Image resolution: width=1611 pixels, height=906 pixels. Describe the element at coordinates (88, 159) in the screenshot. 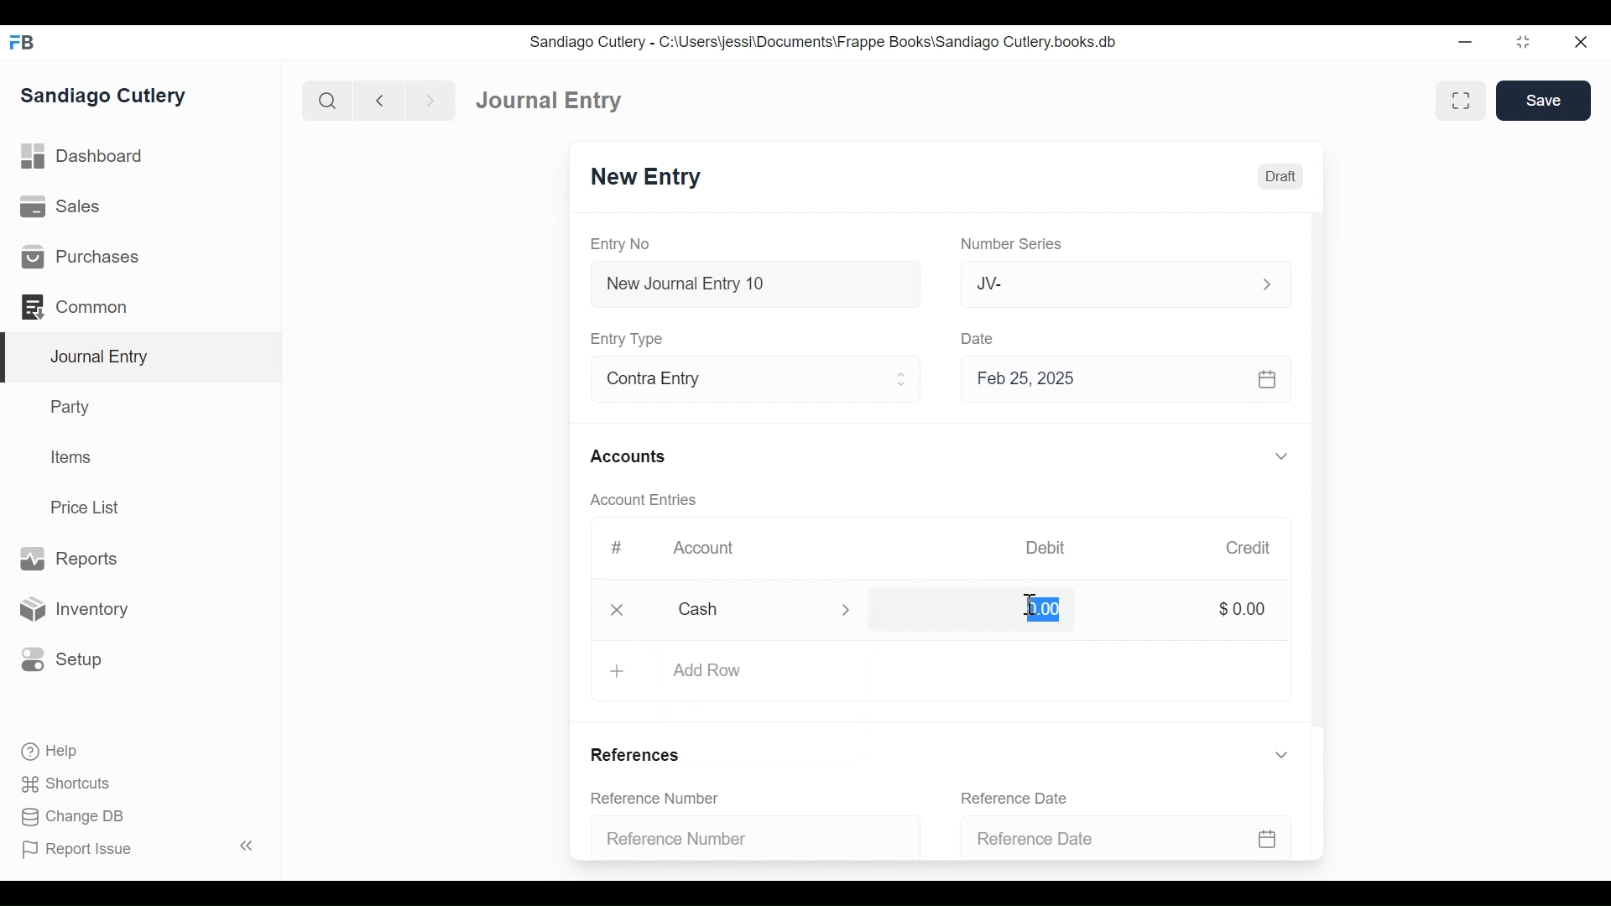

I see `Dashboard` at that location.